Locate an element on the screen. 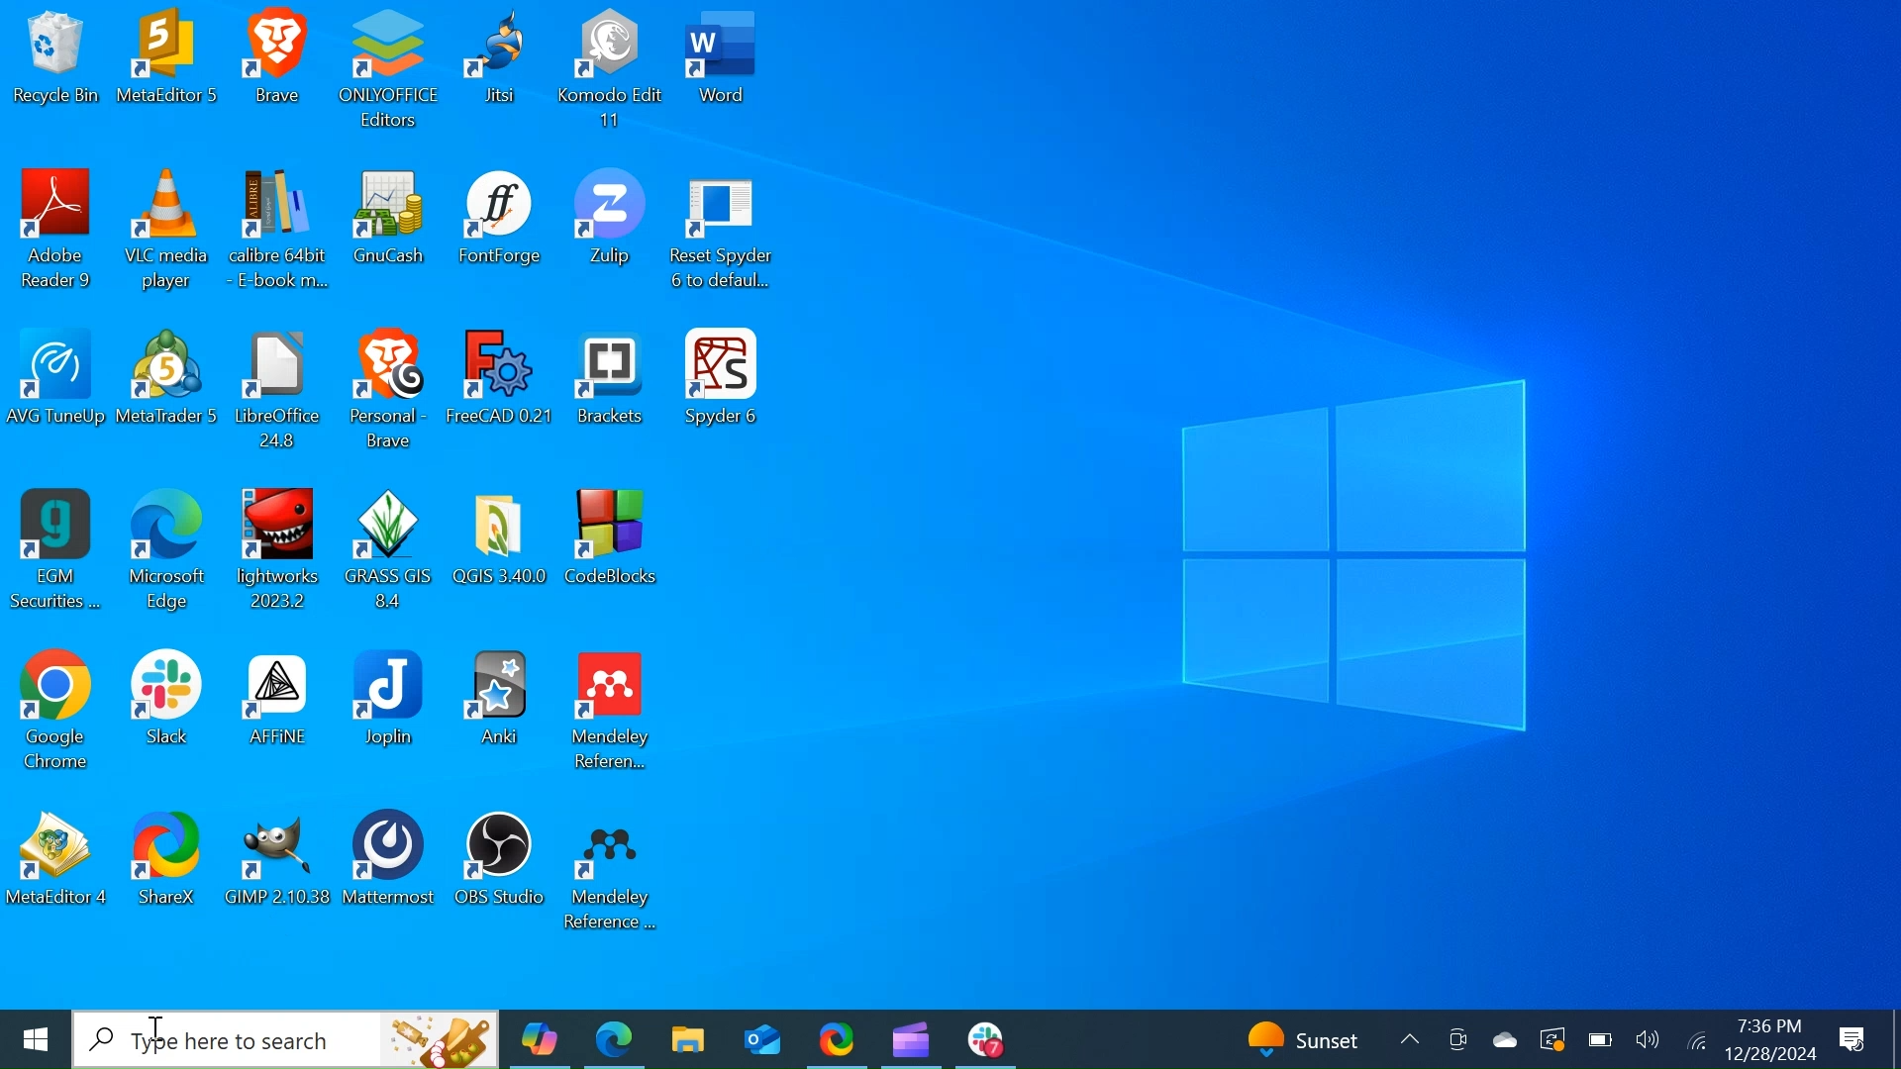  Joplin Desktop Icon is located at coordinates (390, 710).